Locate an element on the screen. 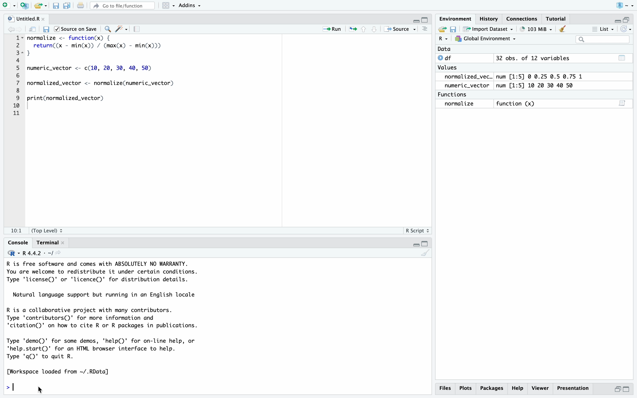  Viewer is located at coordinates (541, 387).